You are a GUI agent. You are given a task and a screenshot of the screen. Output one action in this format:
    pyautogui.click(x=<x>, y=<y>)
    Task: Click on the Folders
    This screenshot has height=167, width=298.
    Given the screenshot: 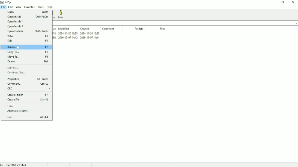 What is the action you would take?
    pyautogui.click(x=139, y=29)
    